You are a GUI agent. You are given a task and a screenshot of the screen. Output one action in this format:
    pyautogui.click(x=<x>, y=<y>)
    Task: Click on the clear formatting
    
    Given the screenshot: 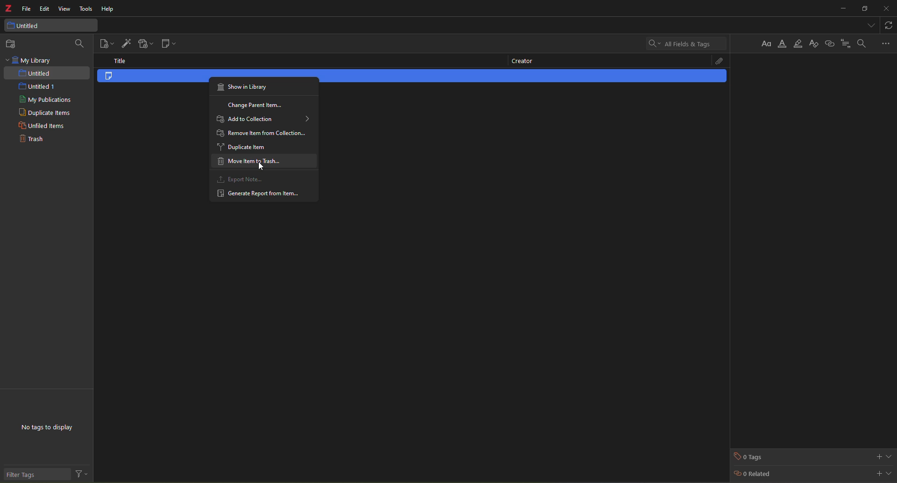 What is the action you would take?
    pyautogui.click(x=813, y=44)
    